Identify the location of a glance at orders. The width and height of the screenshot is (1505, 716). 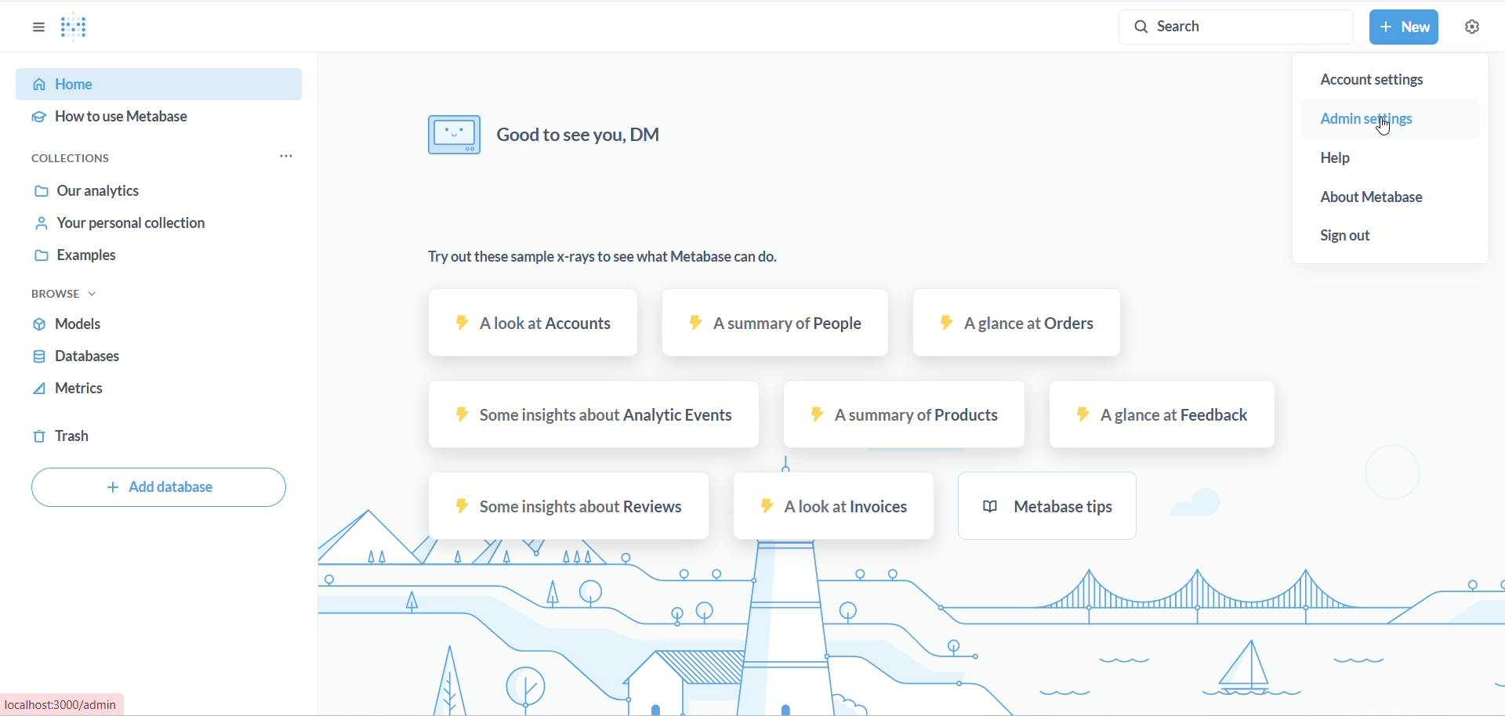
(1014, 324).